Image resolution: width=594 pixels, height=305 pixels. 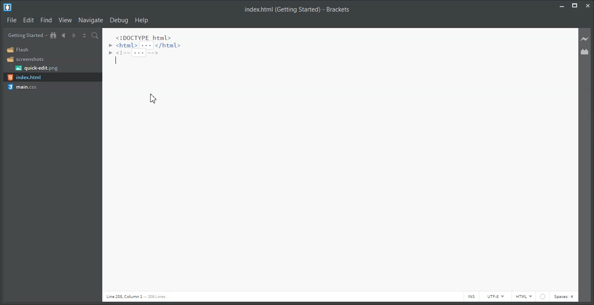 I want to click on File, so click(x=12, y=20).